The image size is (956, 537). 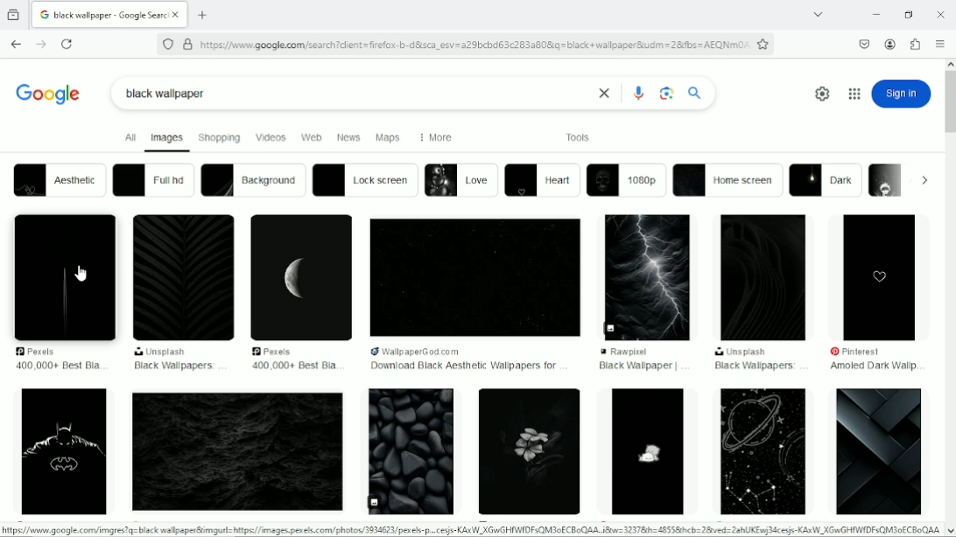 What do you see at coordinates (646, 451) in the screenshot?
I see `black wallpaper image` at bounding box center [646, 451].